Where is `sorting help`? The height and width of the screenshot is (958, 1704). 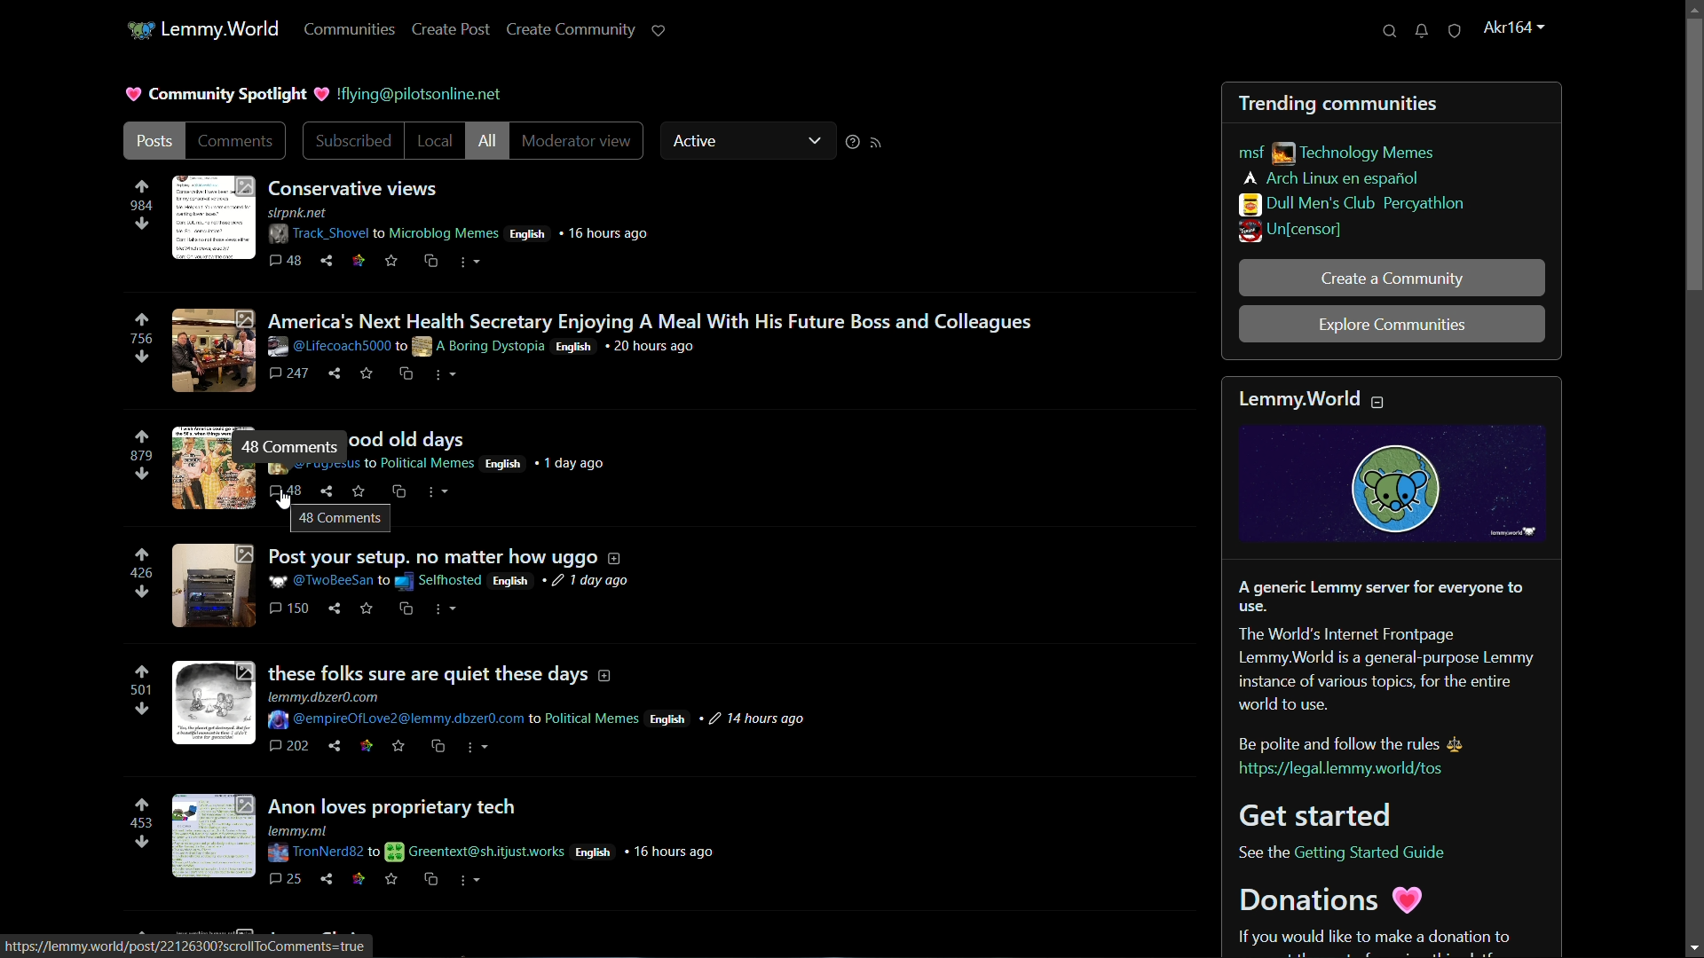 sorting help is located at coordinates (850, 143).